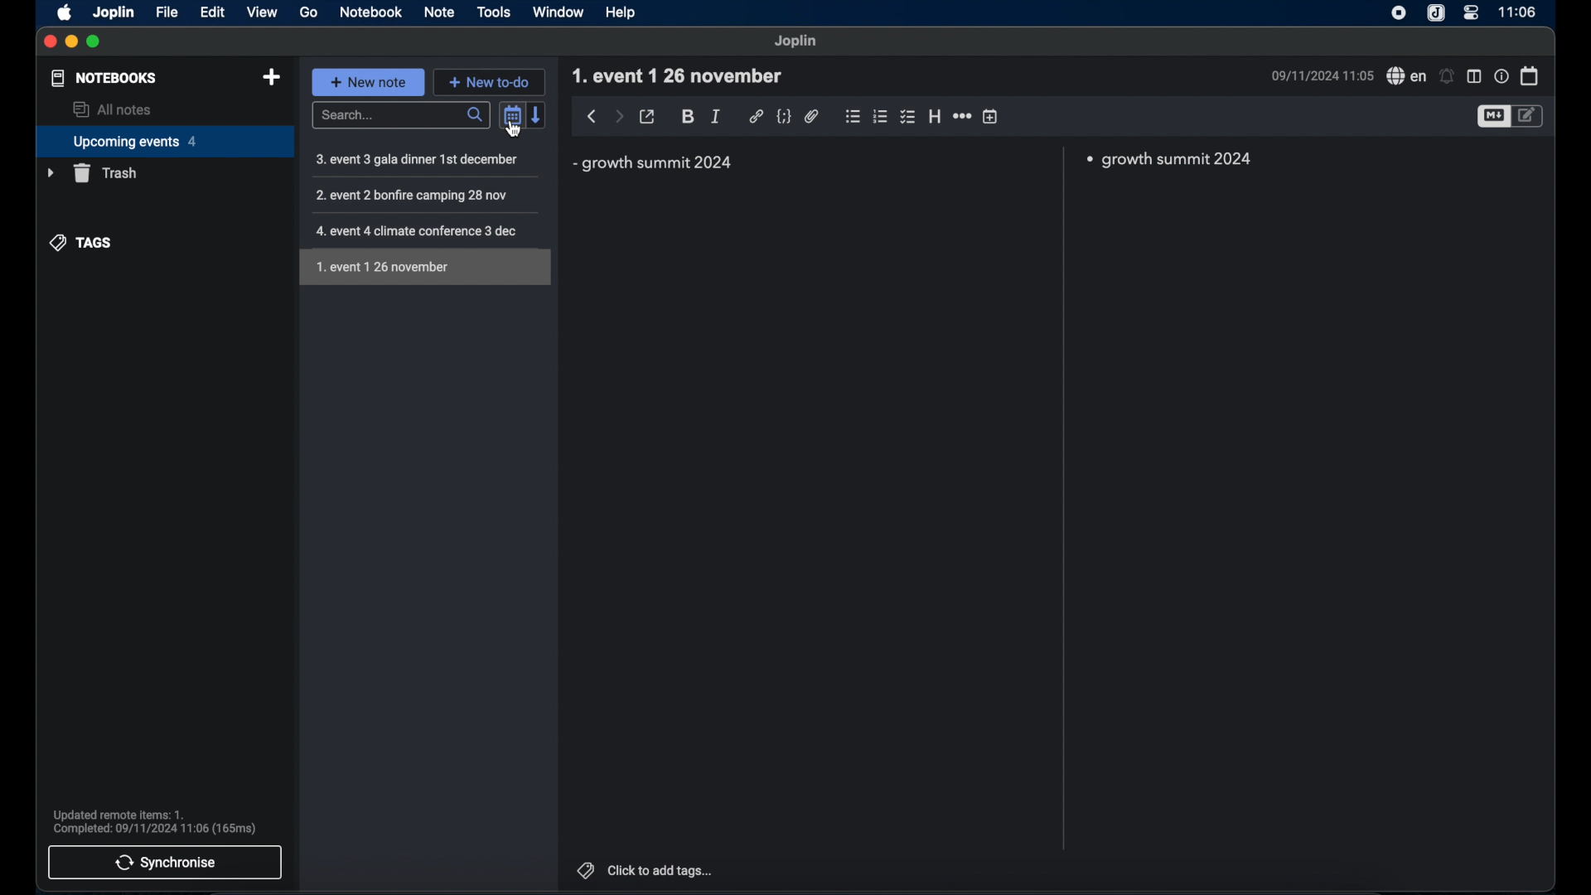 The width and height of the screenshot is (1591, 895). What do you see at coordinates (757, 116) in the screenshot?
I see `hyperlink` at bounding box center [757, 116].